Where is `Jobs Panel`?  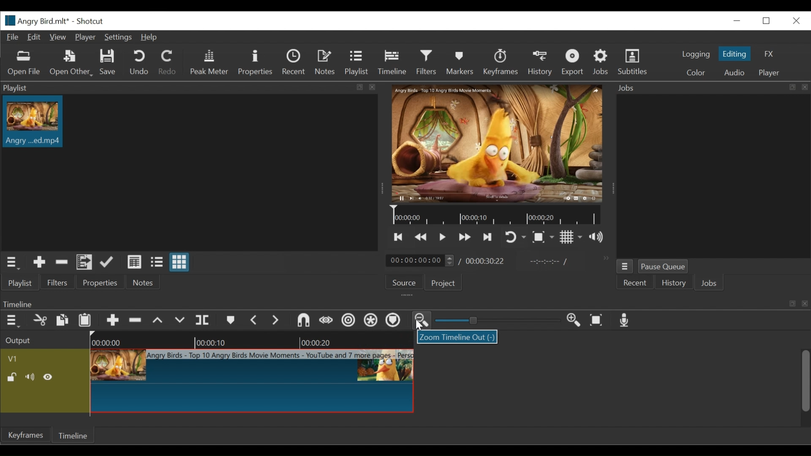 Jobs Panel is located at coordinates (717, 176).